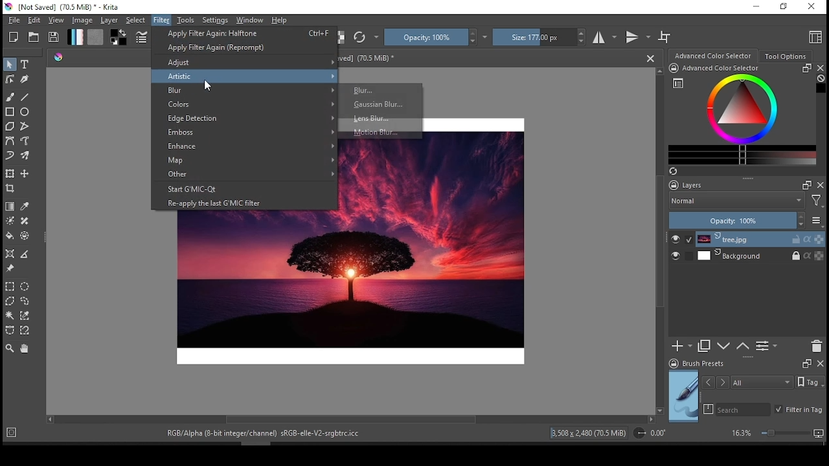 This screenshot has width=829, height=466. Describe the element at coordinates (245, 62) in the screenshot. I see `adjust` at that location.